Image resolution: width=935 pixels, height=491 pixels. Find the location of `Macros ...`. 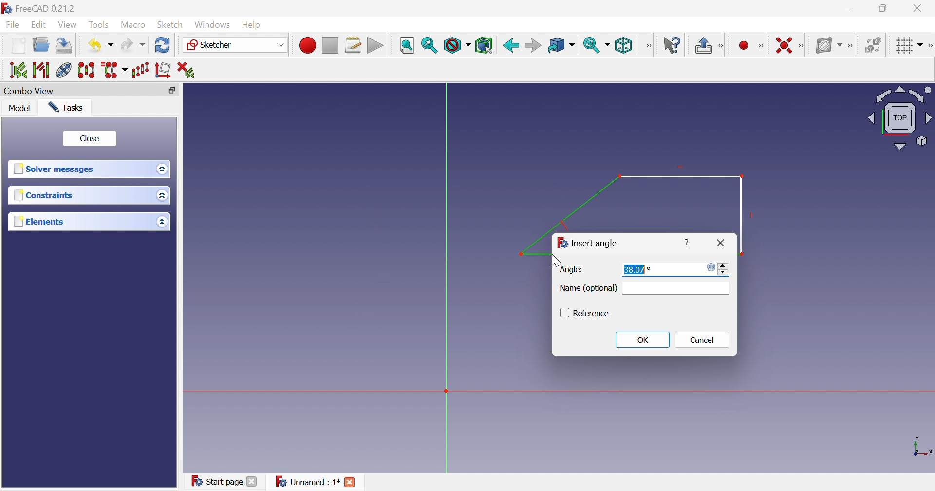

Macros ... is located at coordinates (353, 45).